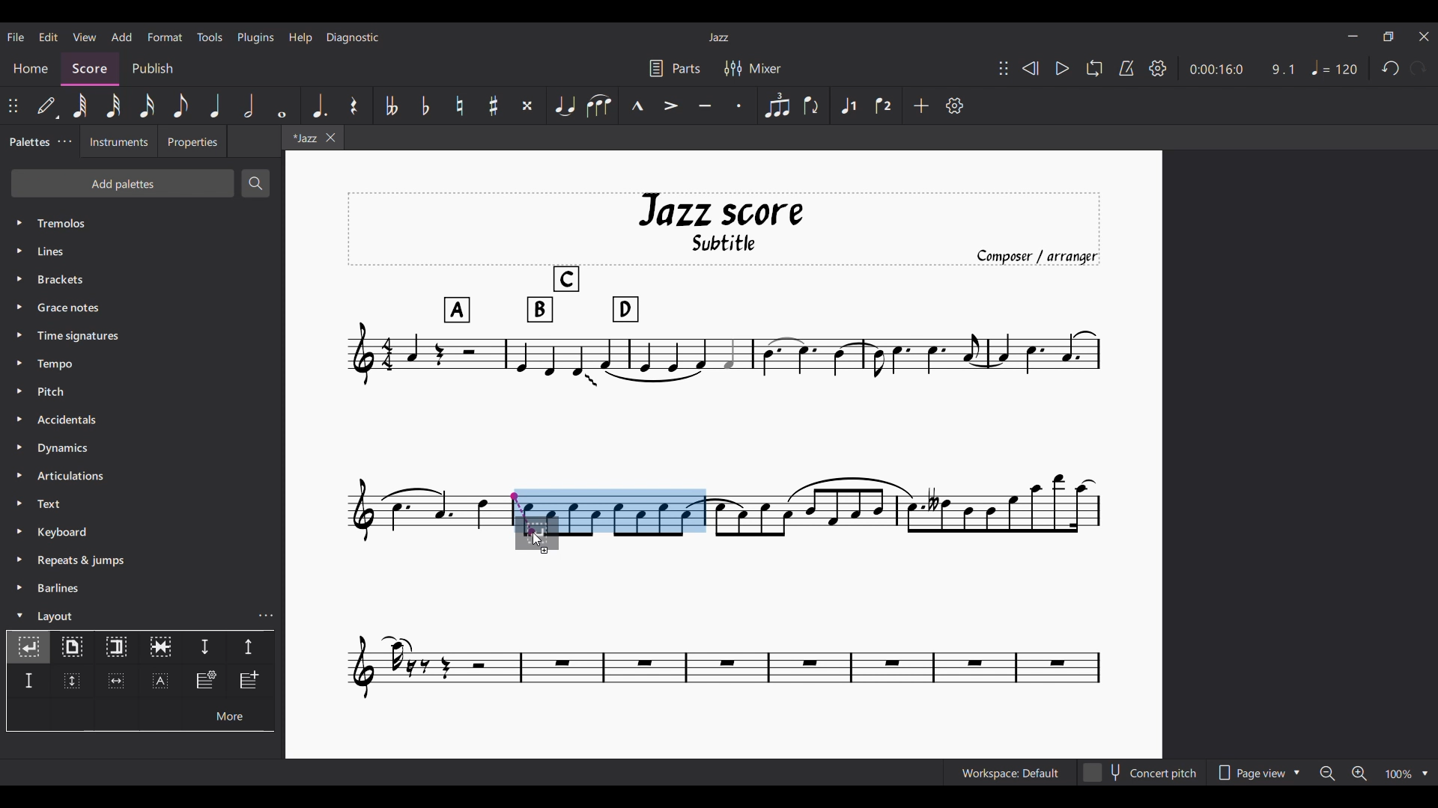 The width and height of the screenshot is (1438, 808). Describe the element at coordinates (353, 37) in the screenshot. I see `Diagnostic menu` at that location.